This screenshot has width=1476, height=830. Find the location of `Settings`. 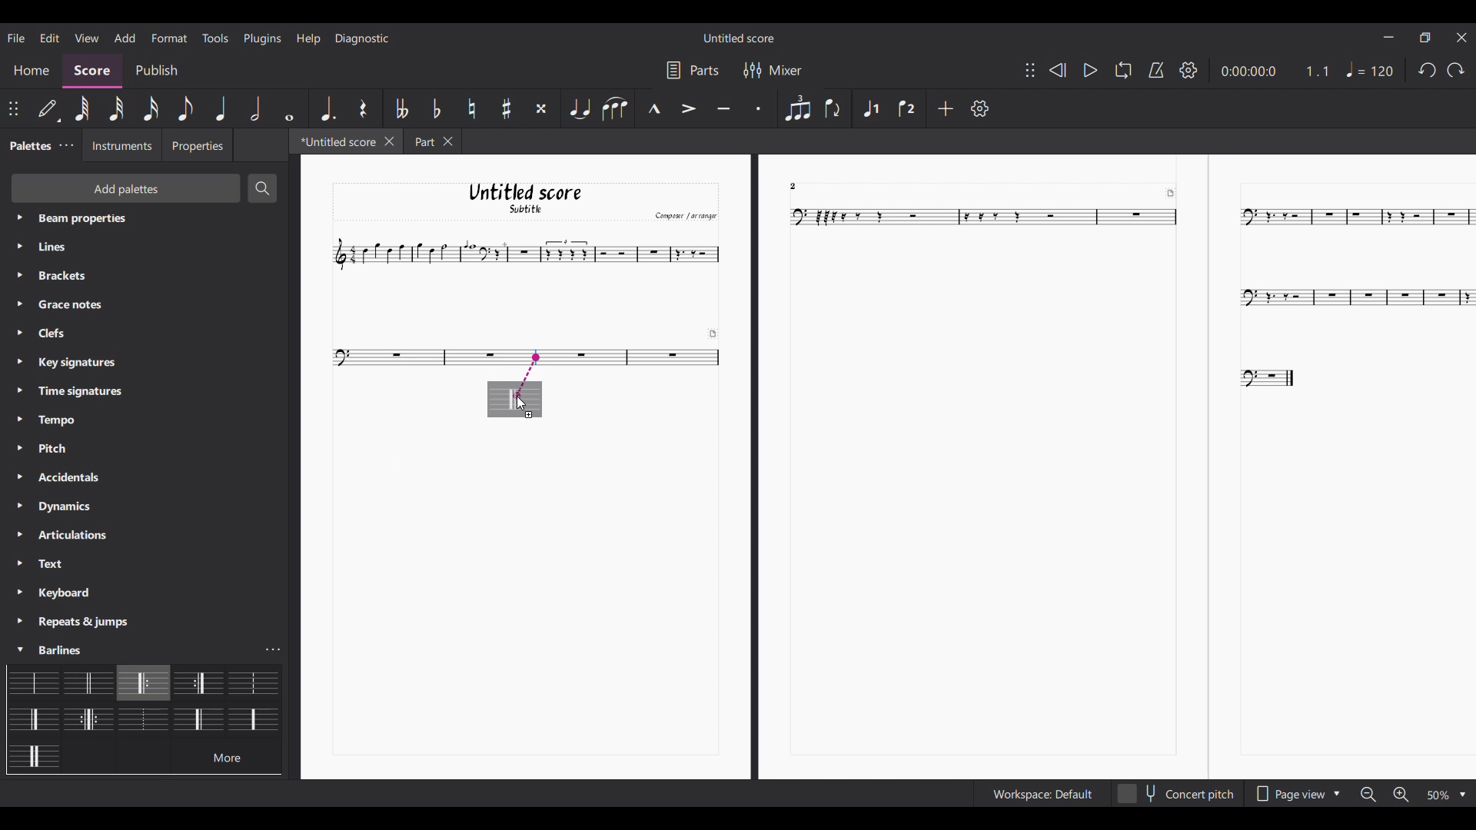

Settings is located at coordinates (980, 108).